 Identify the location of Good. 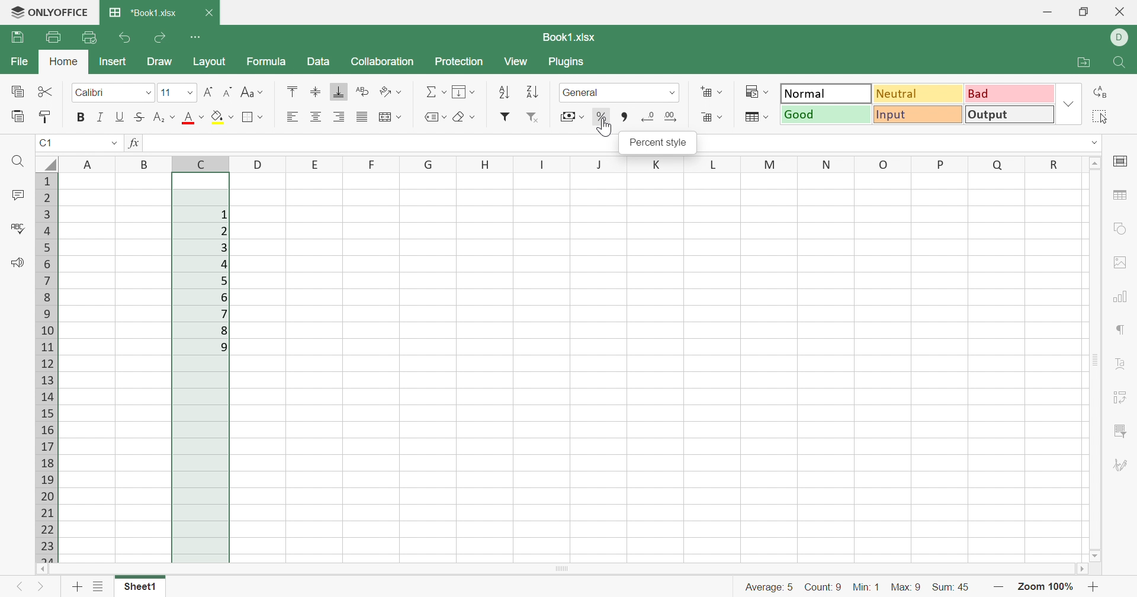
(826, 115).